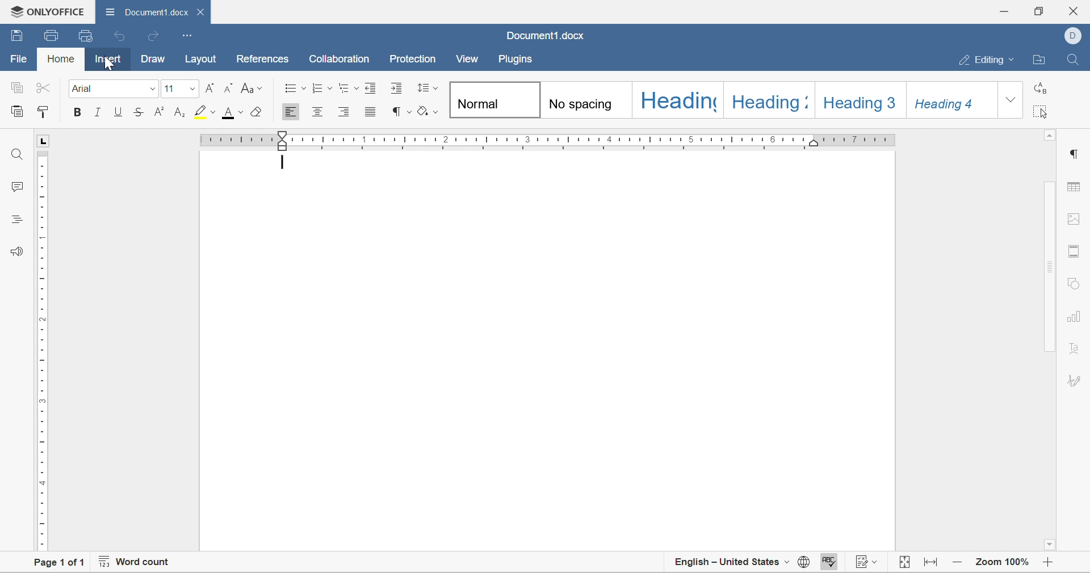  Describe the element at coordinates (905, 563) in the screenshot. I see `Track changes` at that location.